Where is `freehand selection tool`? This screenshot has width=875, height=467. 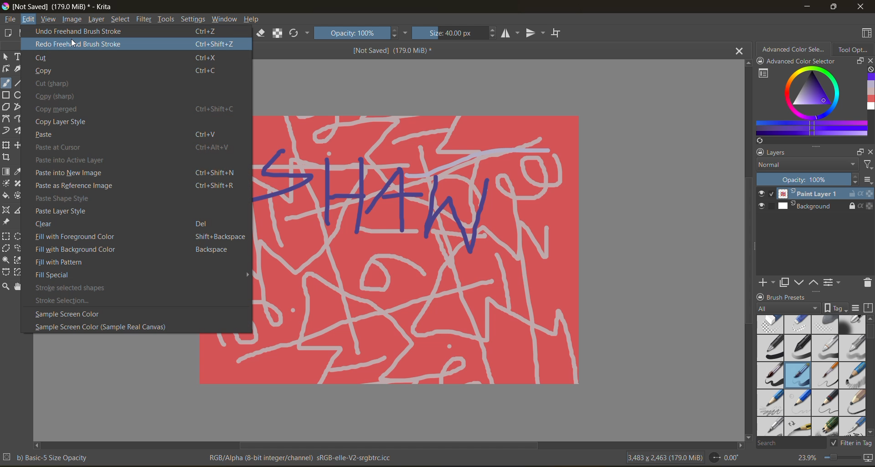
freehand selection tool is located at coordinates (21, 248).